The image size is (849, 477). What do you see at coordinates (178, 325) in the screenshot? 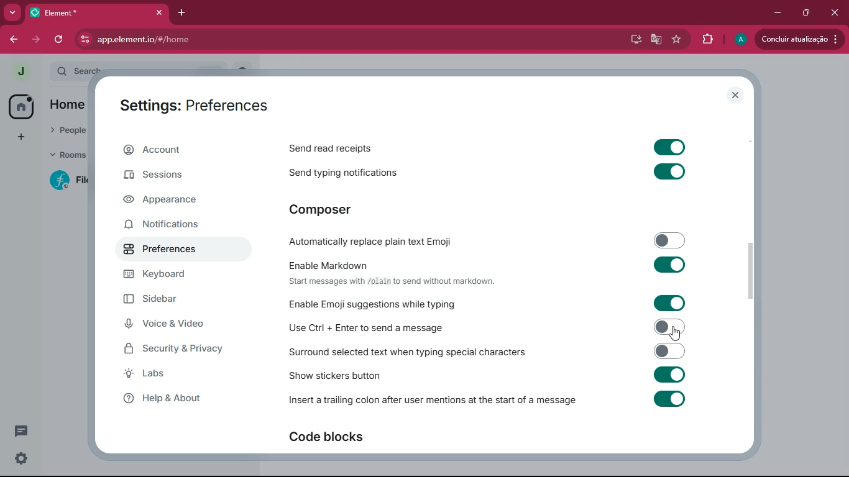
I see `voice` at bounding box center [178, 325].